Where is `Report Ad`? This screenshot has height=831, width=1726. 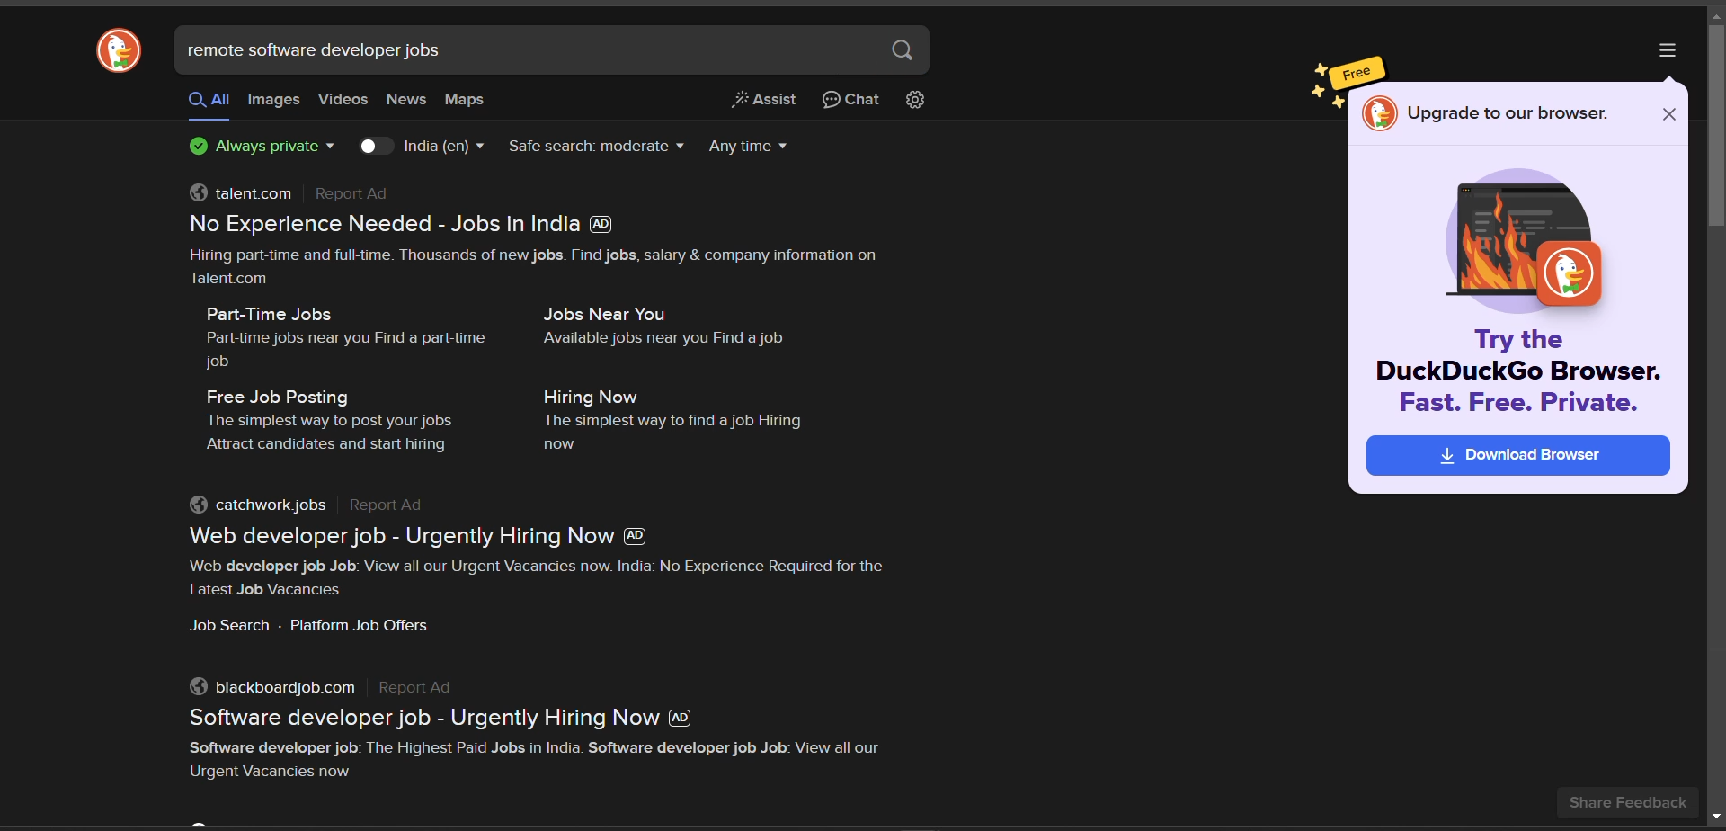 Report Ad is located at coordinates (426, 688).